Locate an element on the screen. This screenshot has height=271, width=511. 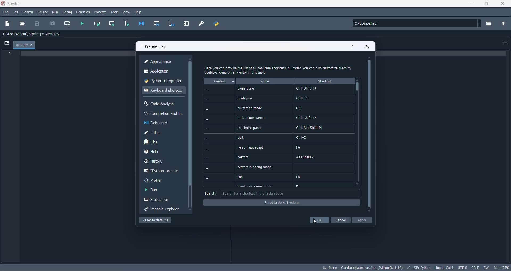
memory usage is located at coordinates (501, 267).